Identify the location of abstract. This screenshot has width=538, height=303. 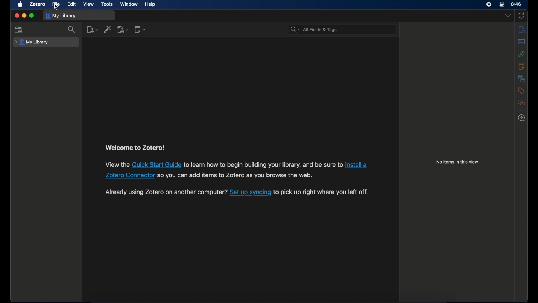
(521, 42).